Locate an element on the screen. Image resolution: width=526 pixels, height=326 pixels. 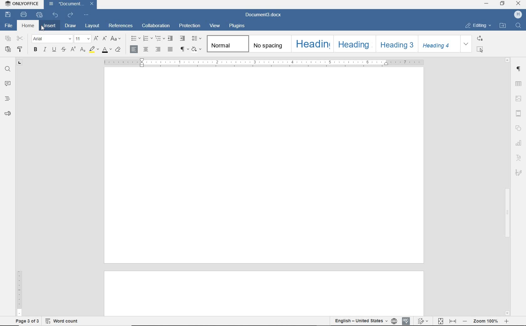
NO SPACING is located at coordinates (269, 44).